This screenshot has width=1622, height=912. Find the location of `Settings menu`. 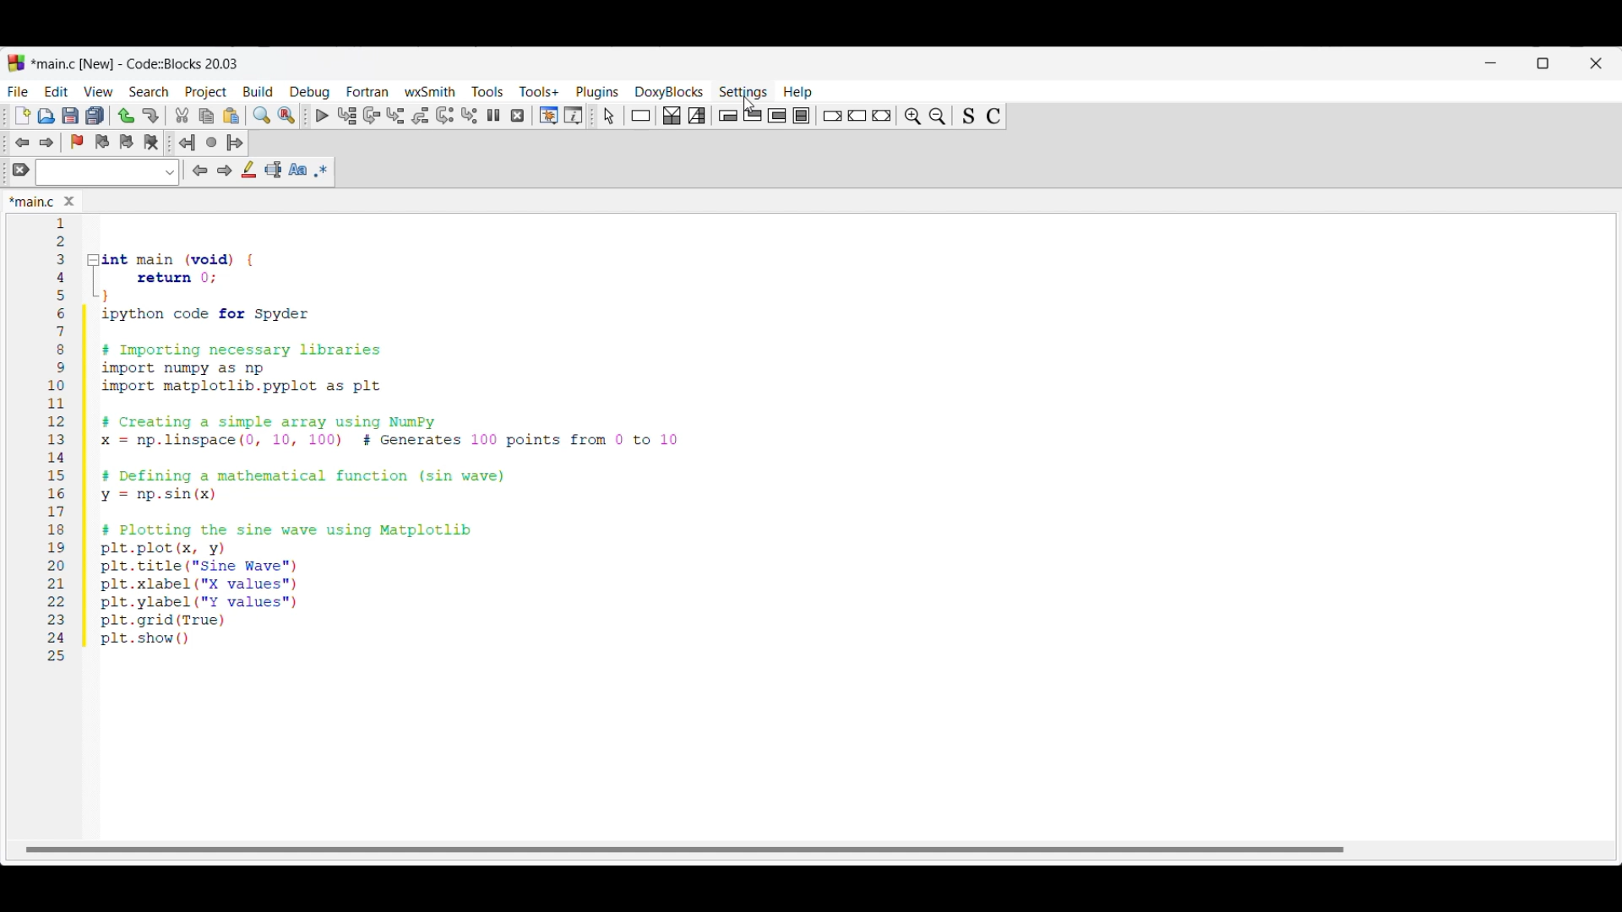

Settings menu is located at coordinates (743, 93).